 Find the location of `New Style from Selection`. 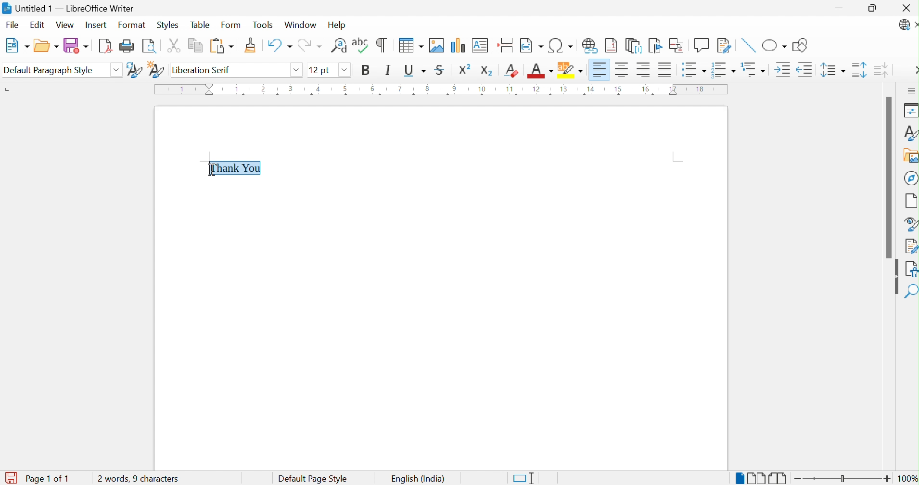

New Style from Selection is located at coordinates (156, 69).